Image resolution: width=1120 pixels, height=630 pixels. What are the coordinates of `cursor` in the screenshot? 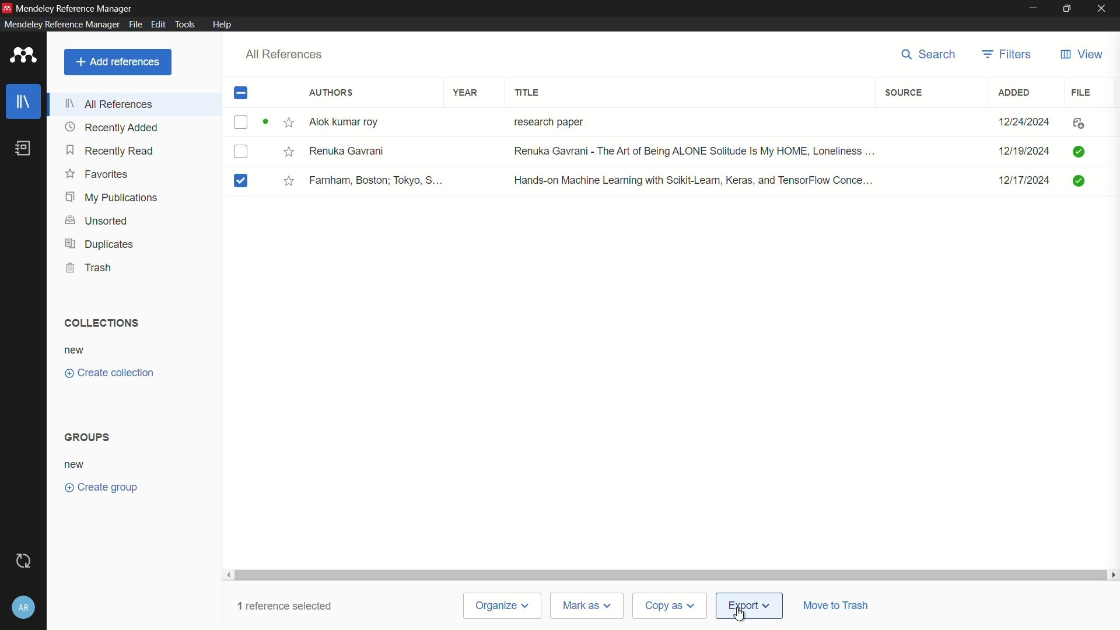 It's located at (741, 615).